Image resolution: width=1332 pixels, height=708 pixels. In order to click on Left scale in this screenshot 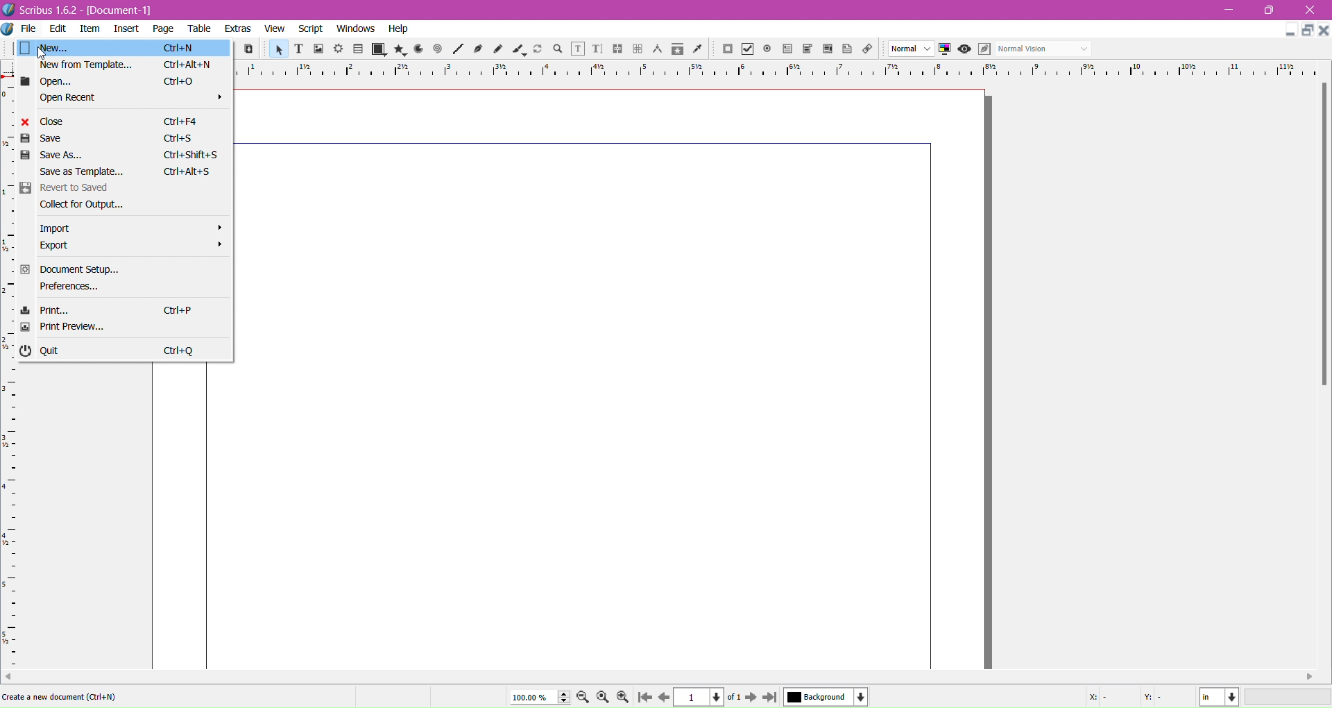, I will do `click(11, 364)`.